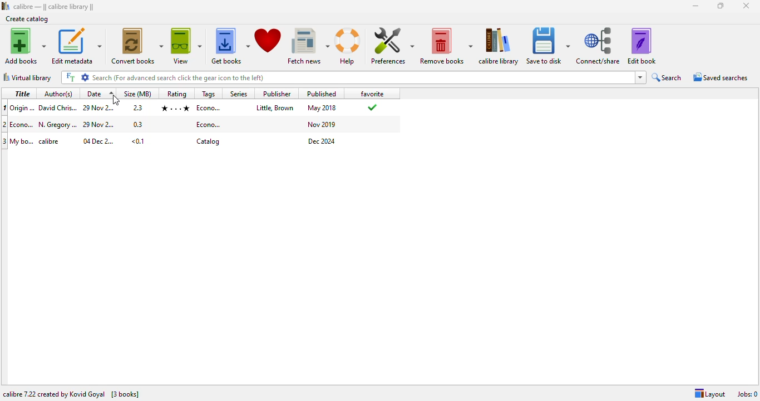 Image resolution: width=760 pixels, height=401 pixels. I want to click on date, so click(98, 107).